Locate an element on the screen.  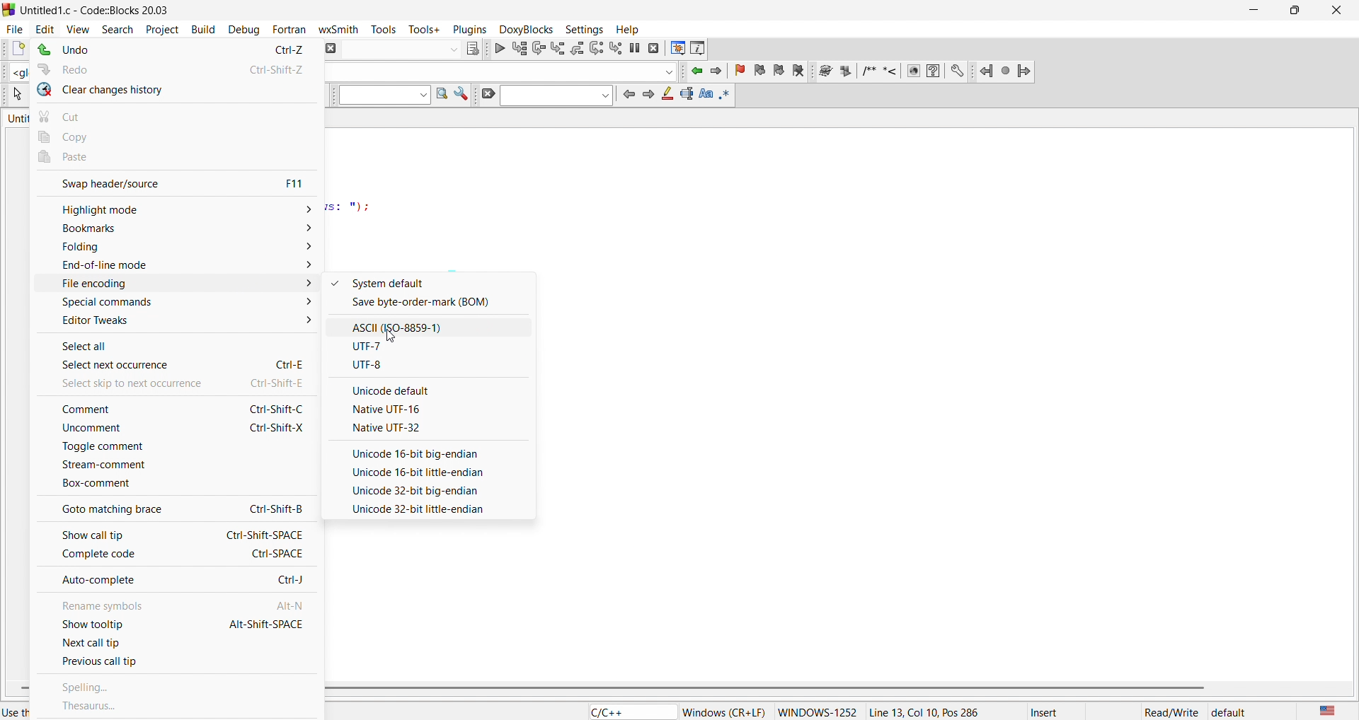
jump forward is located at coordinates (716, 71).